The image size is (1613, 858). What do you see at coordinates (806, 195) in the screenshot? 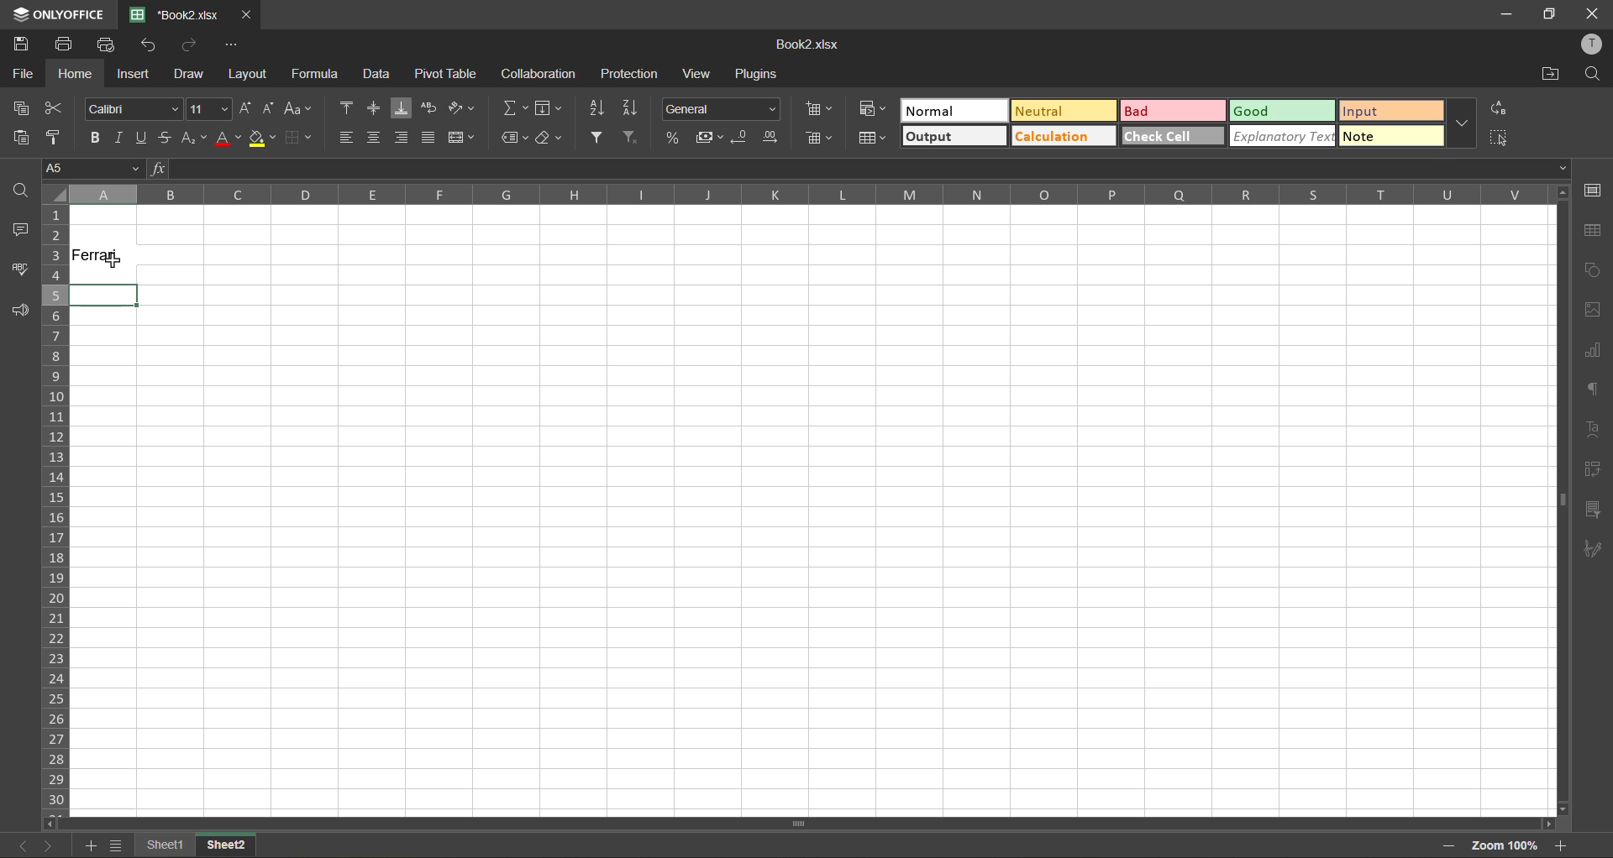
I see `column names` at bounding box center [806, 195].